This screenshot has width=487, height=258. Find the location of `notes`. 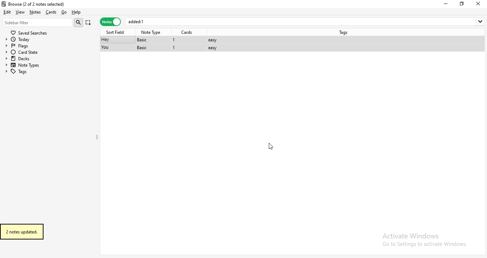

notes is located at coordinates (35, 12).